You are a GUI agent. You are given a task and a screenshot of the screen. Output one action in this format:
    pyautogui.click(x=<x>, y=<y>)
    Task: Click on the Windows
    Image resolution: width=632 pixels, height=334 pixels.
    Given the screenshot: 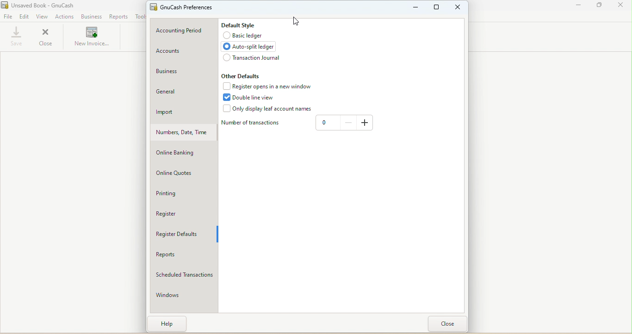 What is the action you would take?
    pyautogui.click(x=184, y=297)
    